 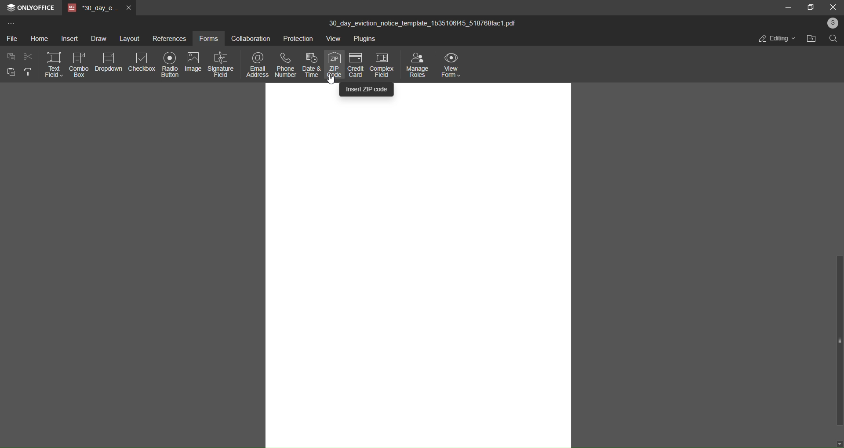 What do you see at coordinates (28, 72) in the screenshot?
I see `format` at bounding box center [28, 72].